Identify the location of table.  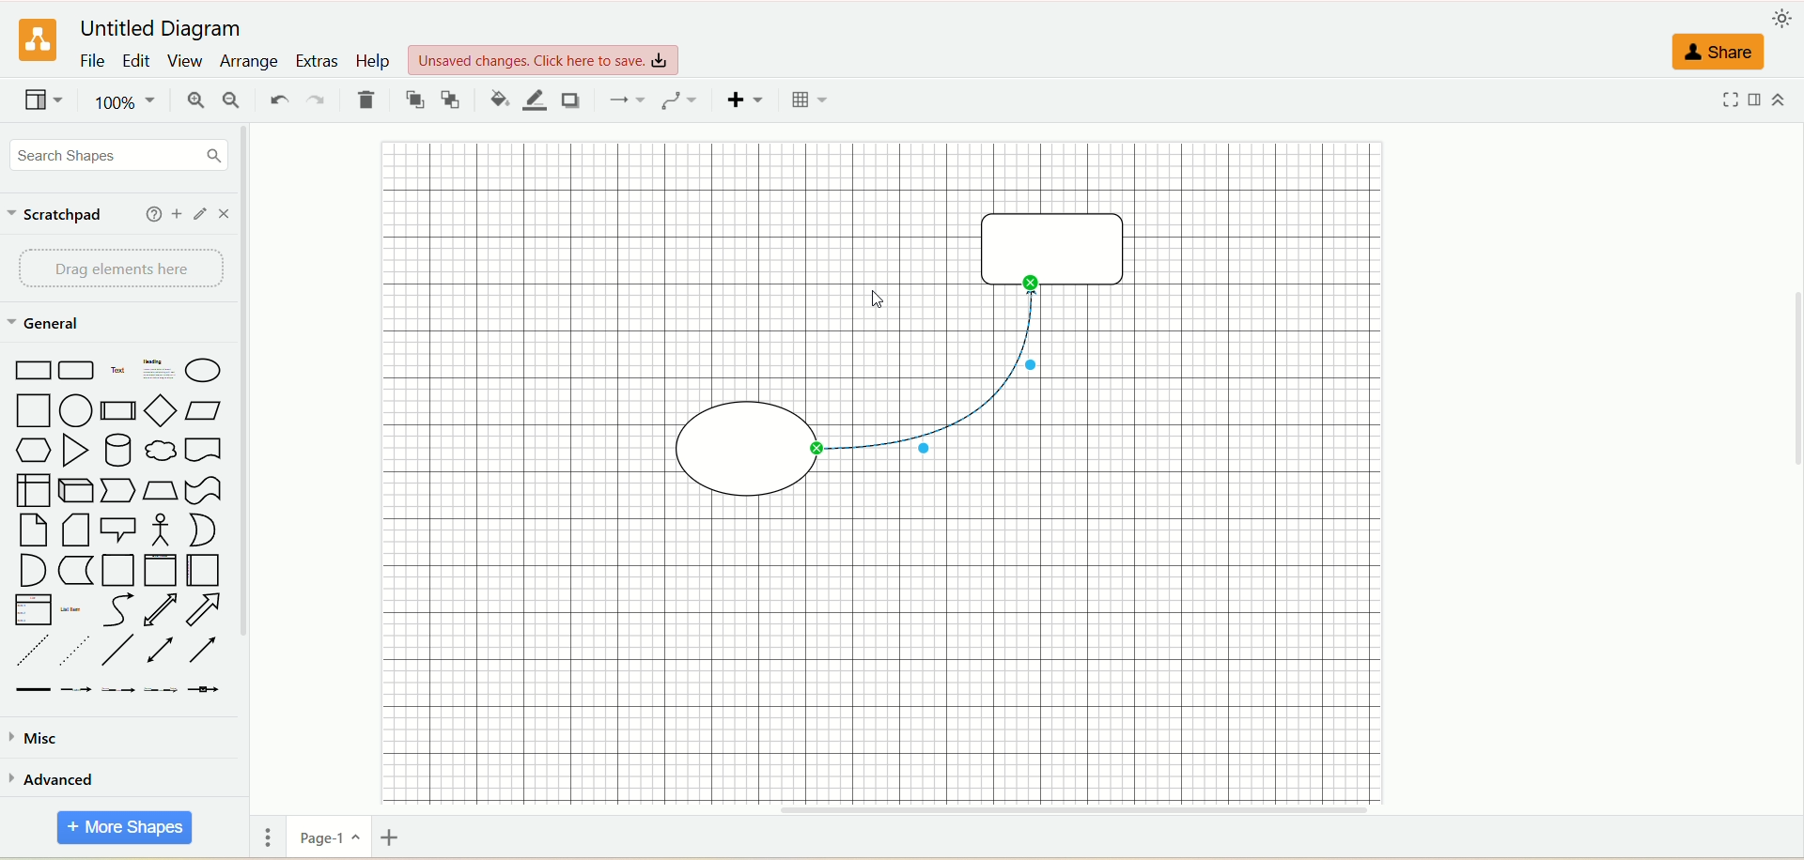
(808, 100).